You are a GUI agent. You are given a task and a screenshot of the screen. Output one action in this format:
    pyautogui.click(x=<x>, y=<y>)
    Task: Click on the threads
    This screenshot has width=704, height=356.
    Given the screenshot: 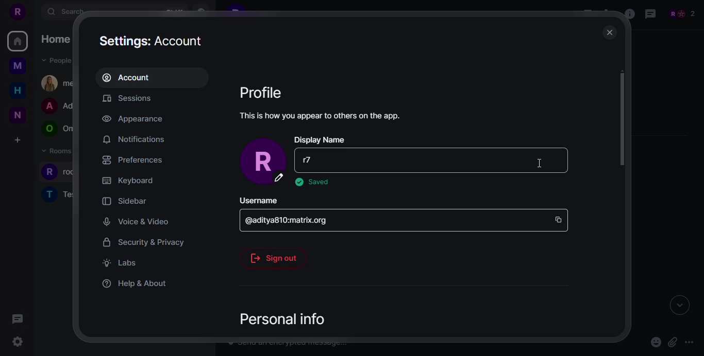 What is the action you would take?
    pyautogui.click(x=17, y=318)
    